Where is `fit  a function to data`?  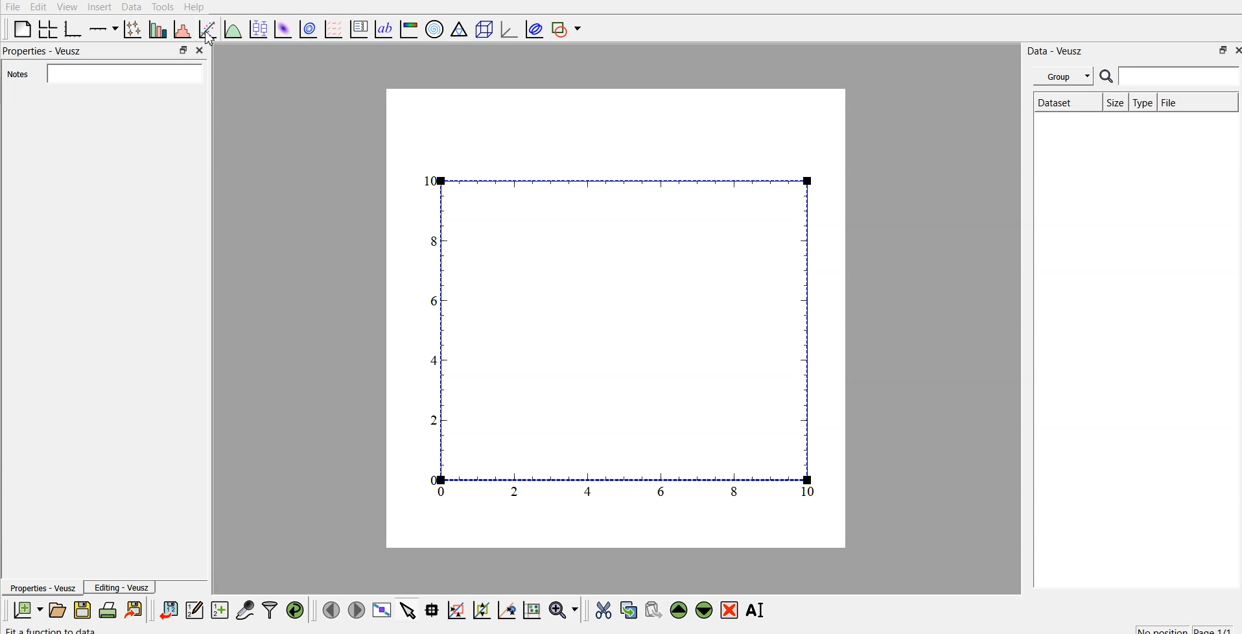 fit  a function to data is located at coordinates (207, 31).